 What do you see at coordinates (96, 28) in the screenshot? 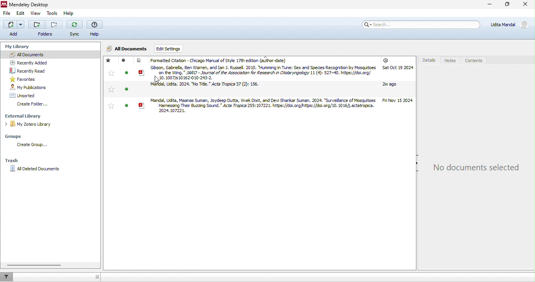
I see `help` at bounding box center [96, 28].